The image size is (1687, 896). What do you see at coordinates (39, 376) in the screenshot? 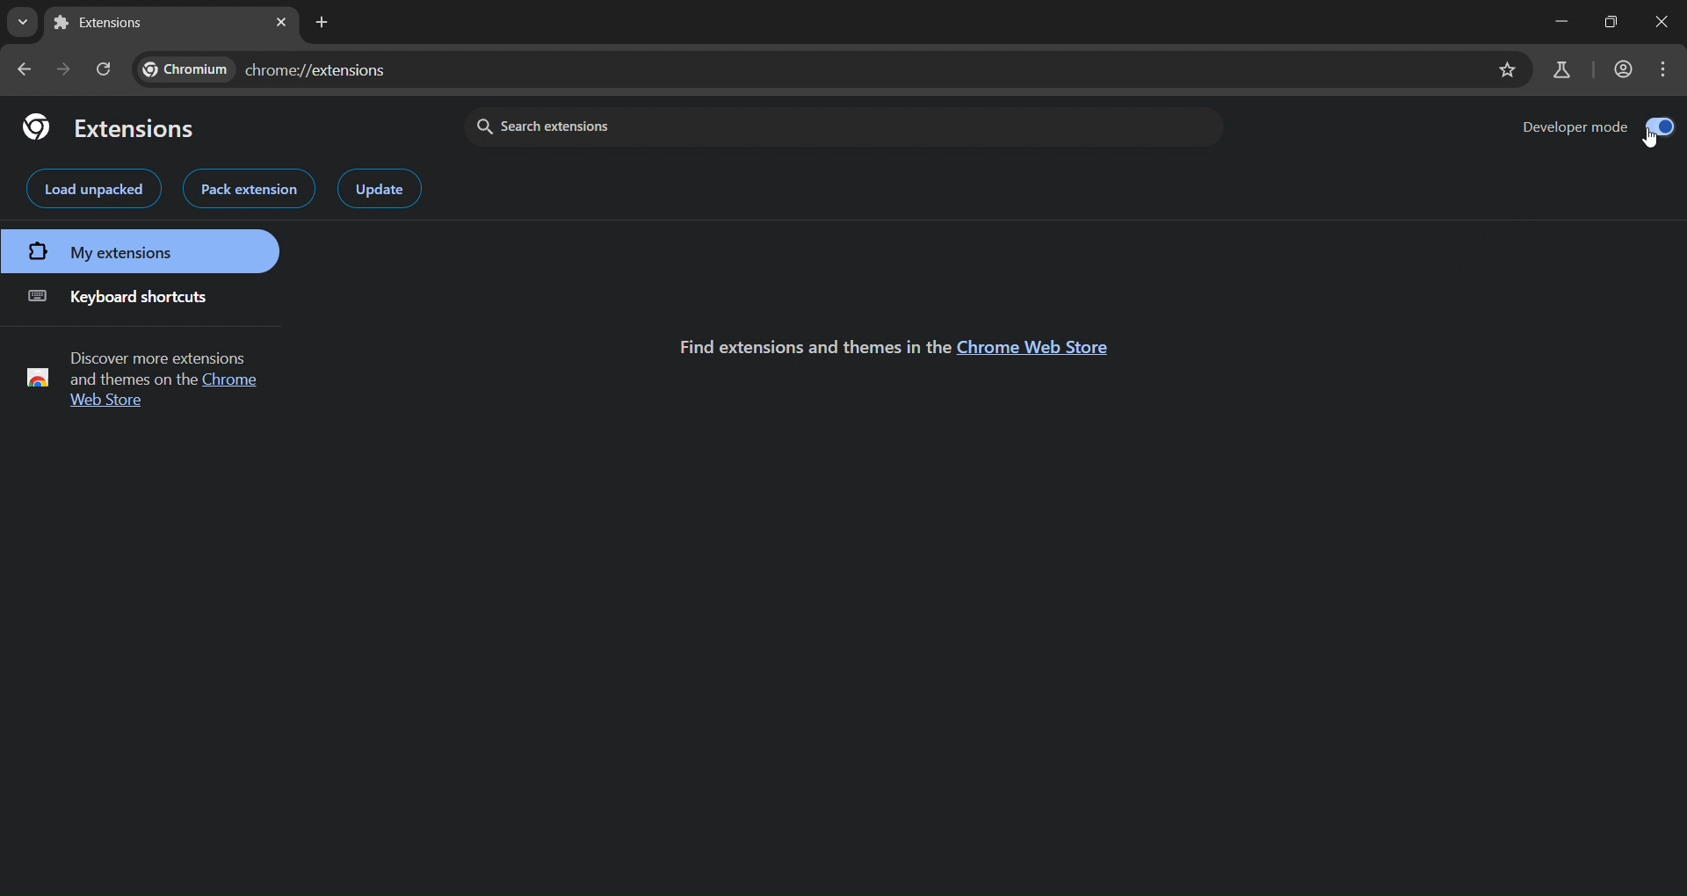
I see `icon` at bounding box center [39, 376].